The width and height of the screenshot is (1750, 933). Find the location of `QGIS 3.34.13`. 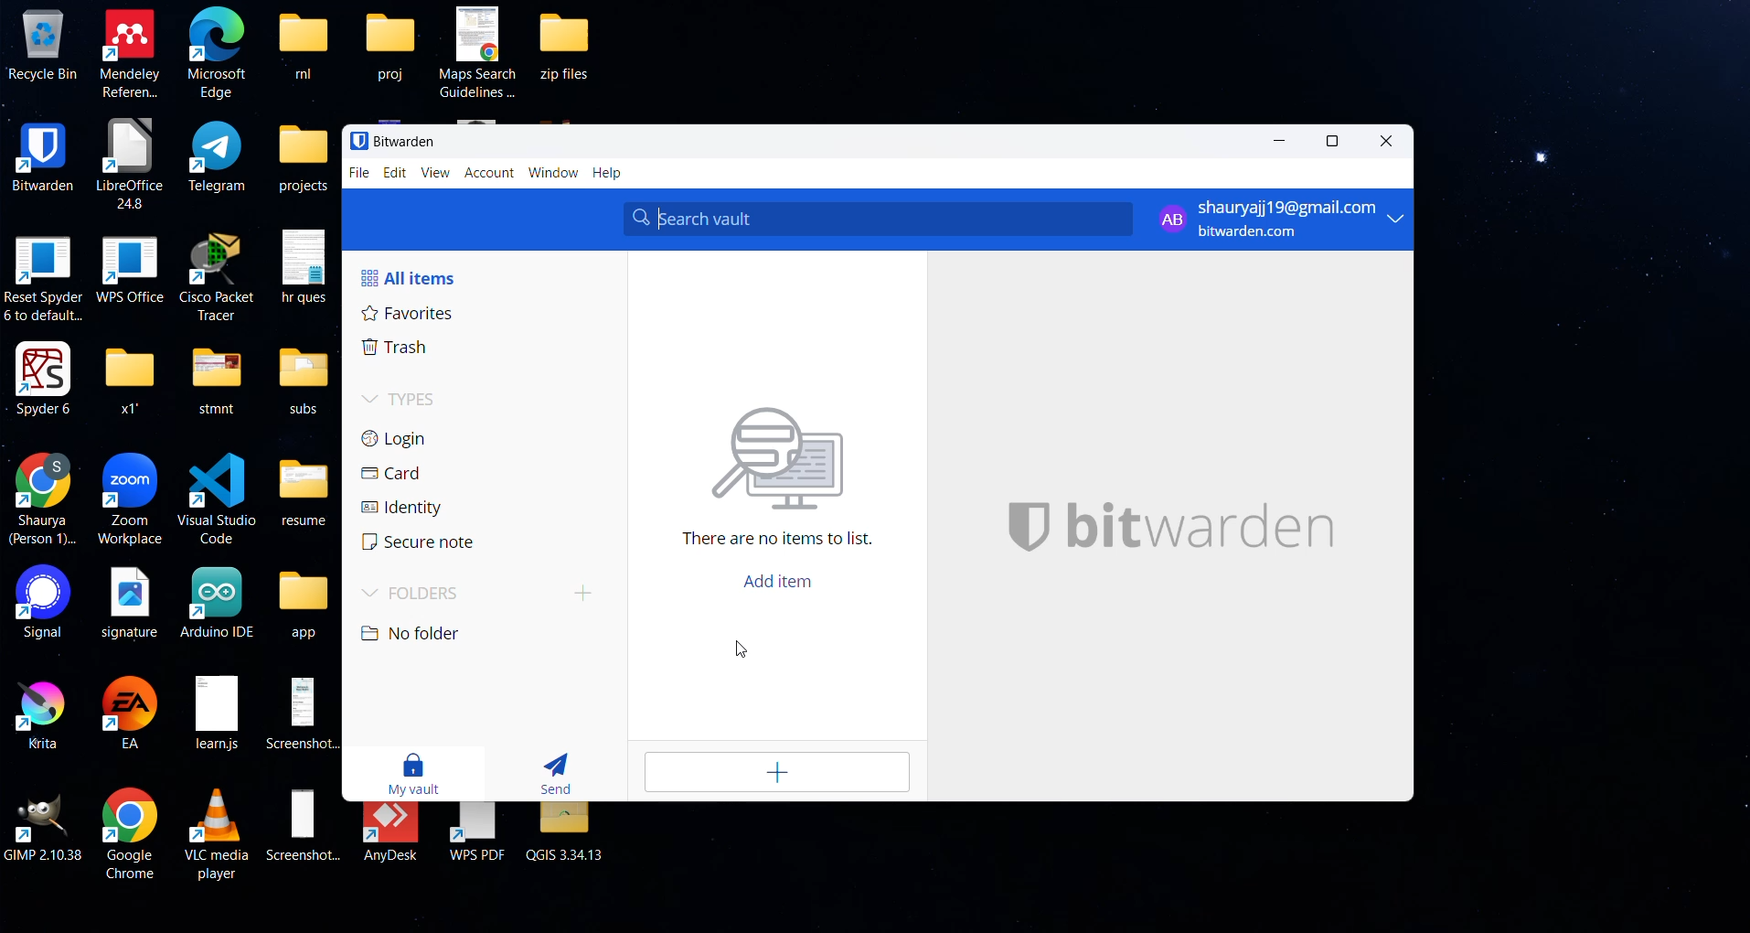

QGIS 3.34.13 is located at coordinates (568, 833).